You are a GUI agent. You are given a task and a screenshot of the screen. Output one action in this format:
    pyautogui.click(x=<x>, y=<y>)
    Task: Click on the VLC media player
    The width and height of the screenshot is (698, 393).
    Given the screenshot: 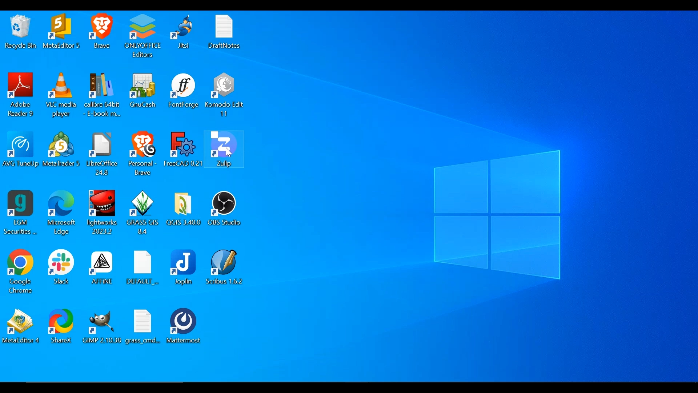 What is the action you would take?
    pyautogui.click(x=62, y=94)
    